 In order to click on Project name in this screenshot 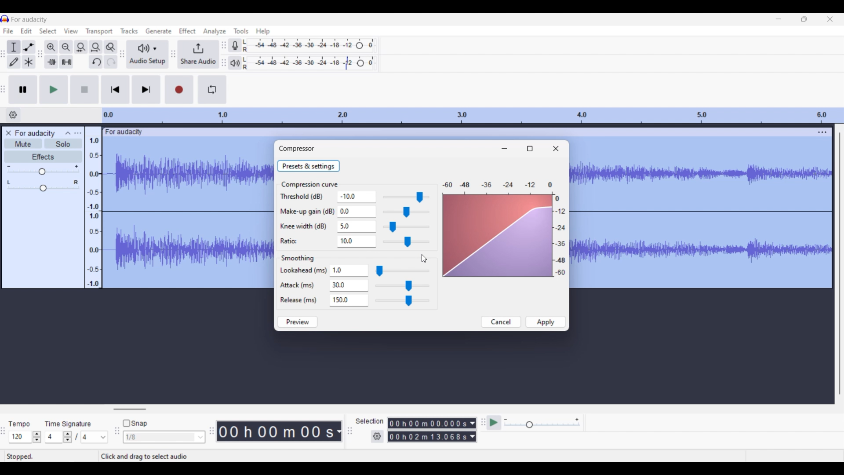, I will do `click(29, 20)`.